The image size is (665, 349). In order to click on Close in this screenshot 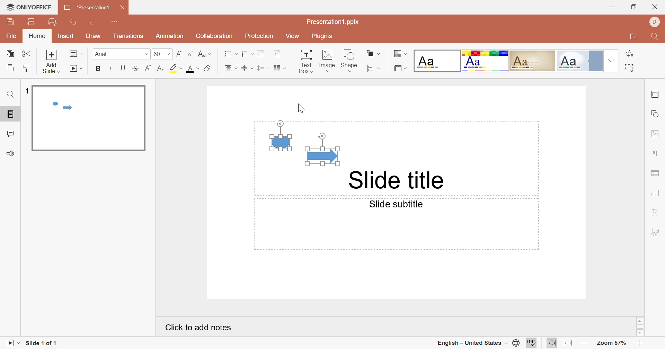, I will do `click(123, 8)`.